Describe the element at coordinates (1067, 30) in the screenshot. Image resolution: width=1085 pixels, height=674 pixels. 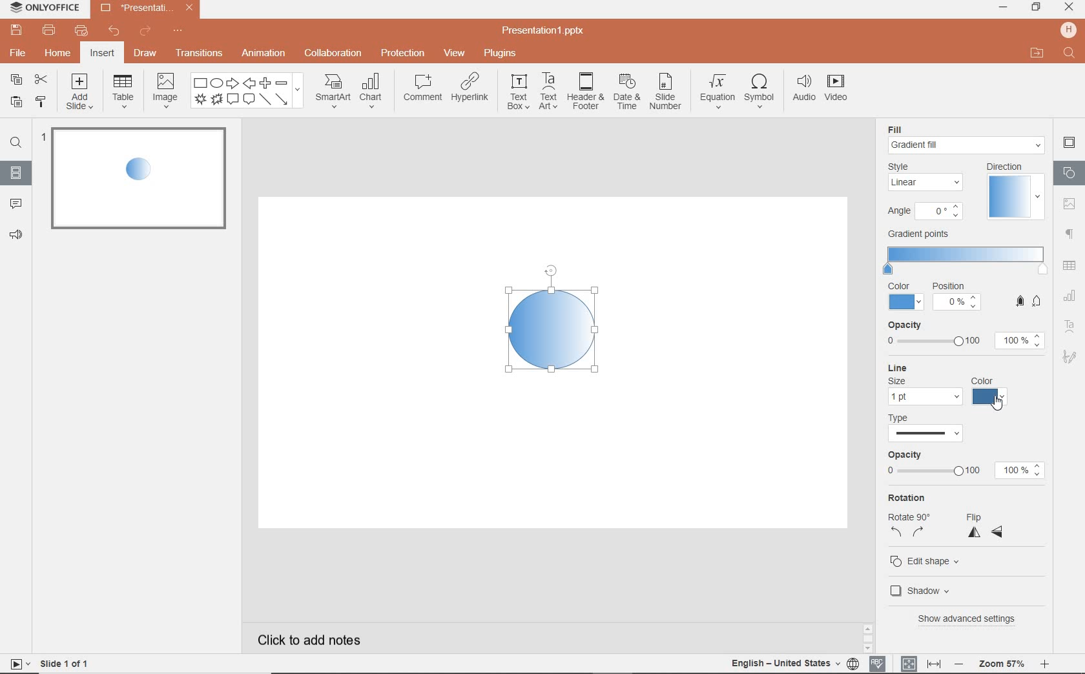
I see `hp` at that location.